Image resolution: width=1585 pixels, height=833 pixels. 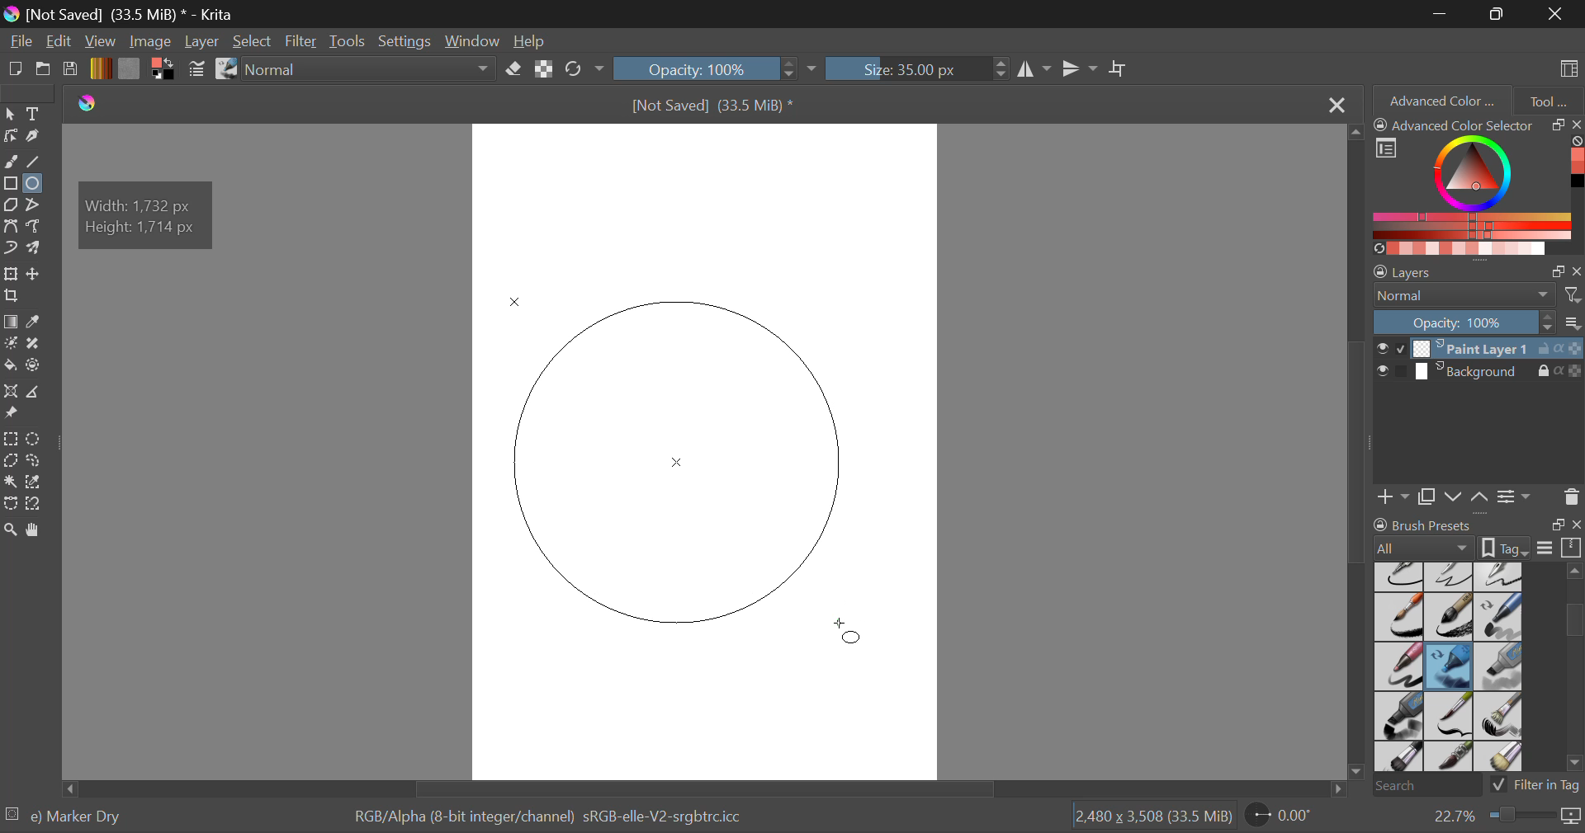 What do you see at coordinates (136, 14) in the screenshot?
I see `[Not Saved] (33.5 MiB) * - Krita` at bounding box center [136, 14].